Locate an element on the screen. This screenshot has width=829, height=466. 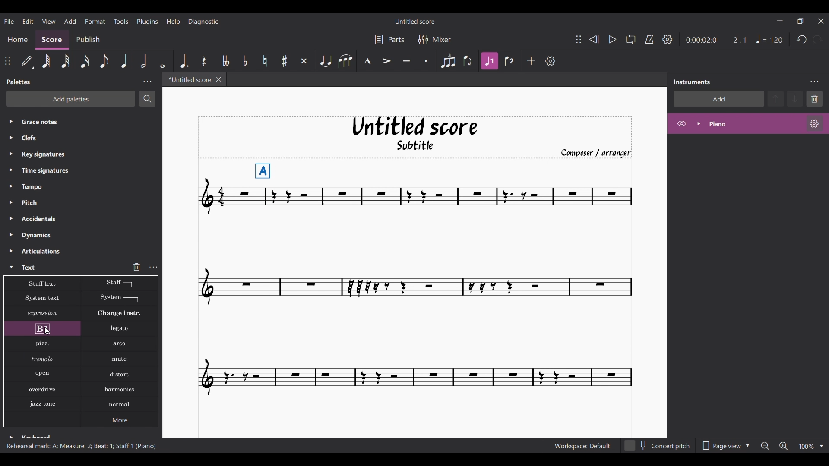
Help menu is located at coordinates (174, 21).